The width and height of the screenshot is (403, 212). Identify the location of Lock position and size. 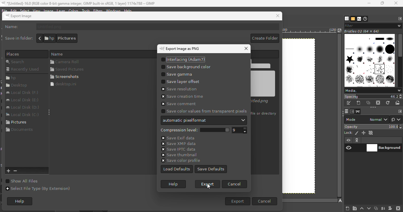
(364, 133).